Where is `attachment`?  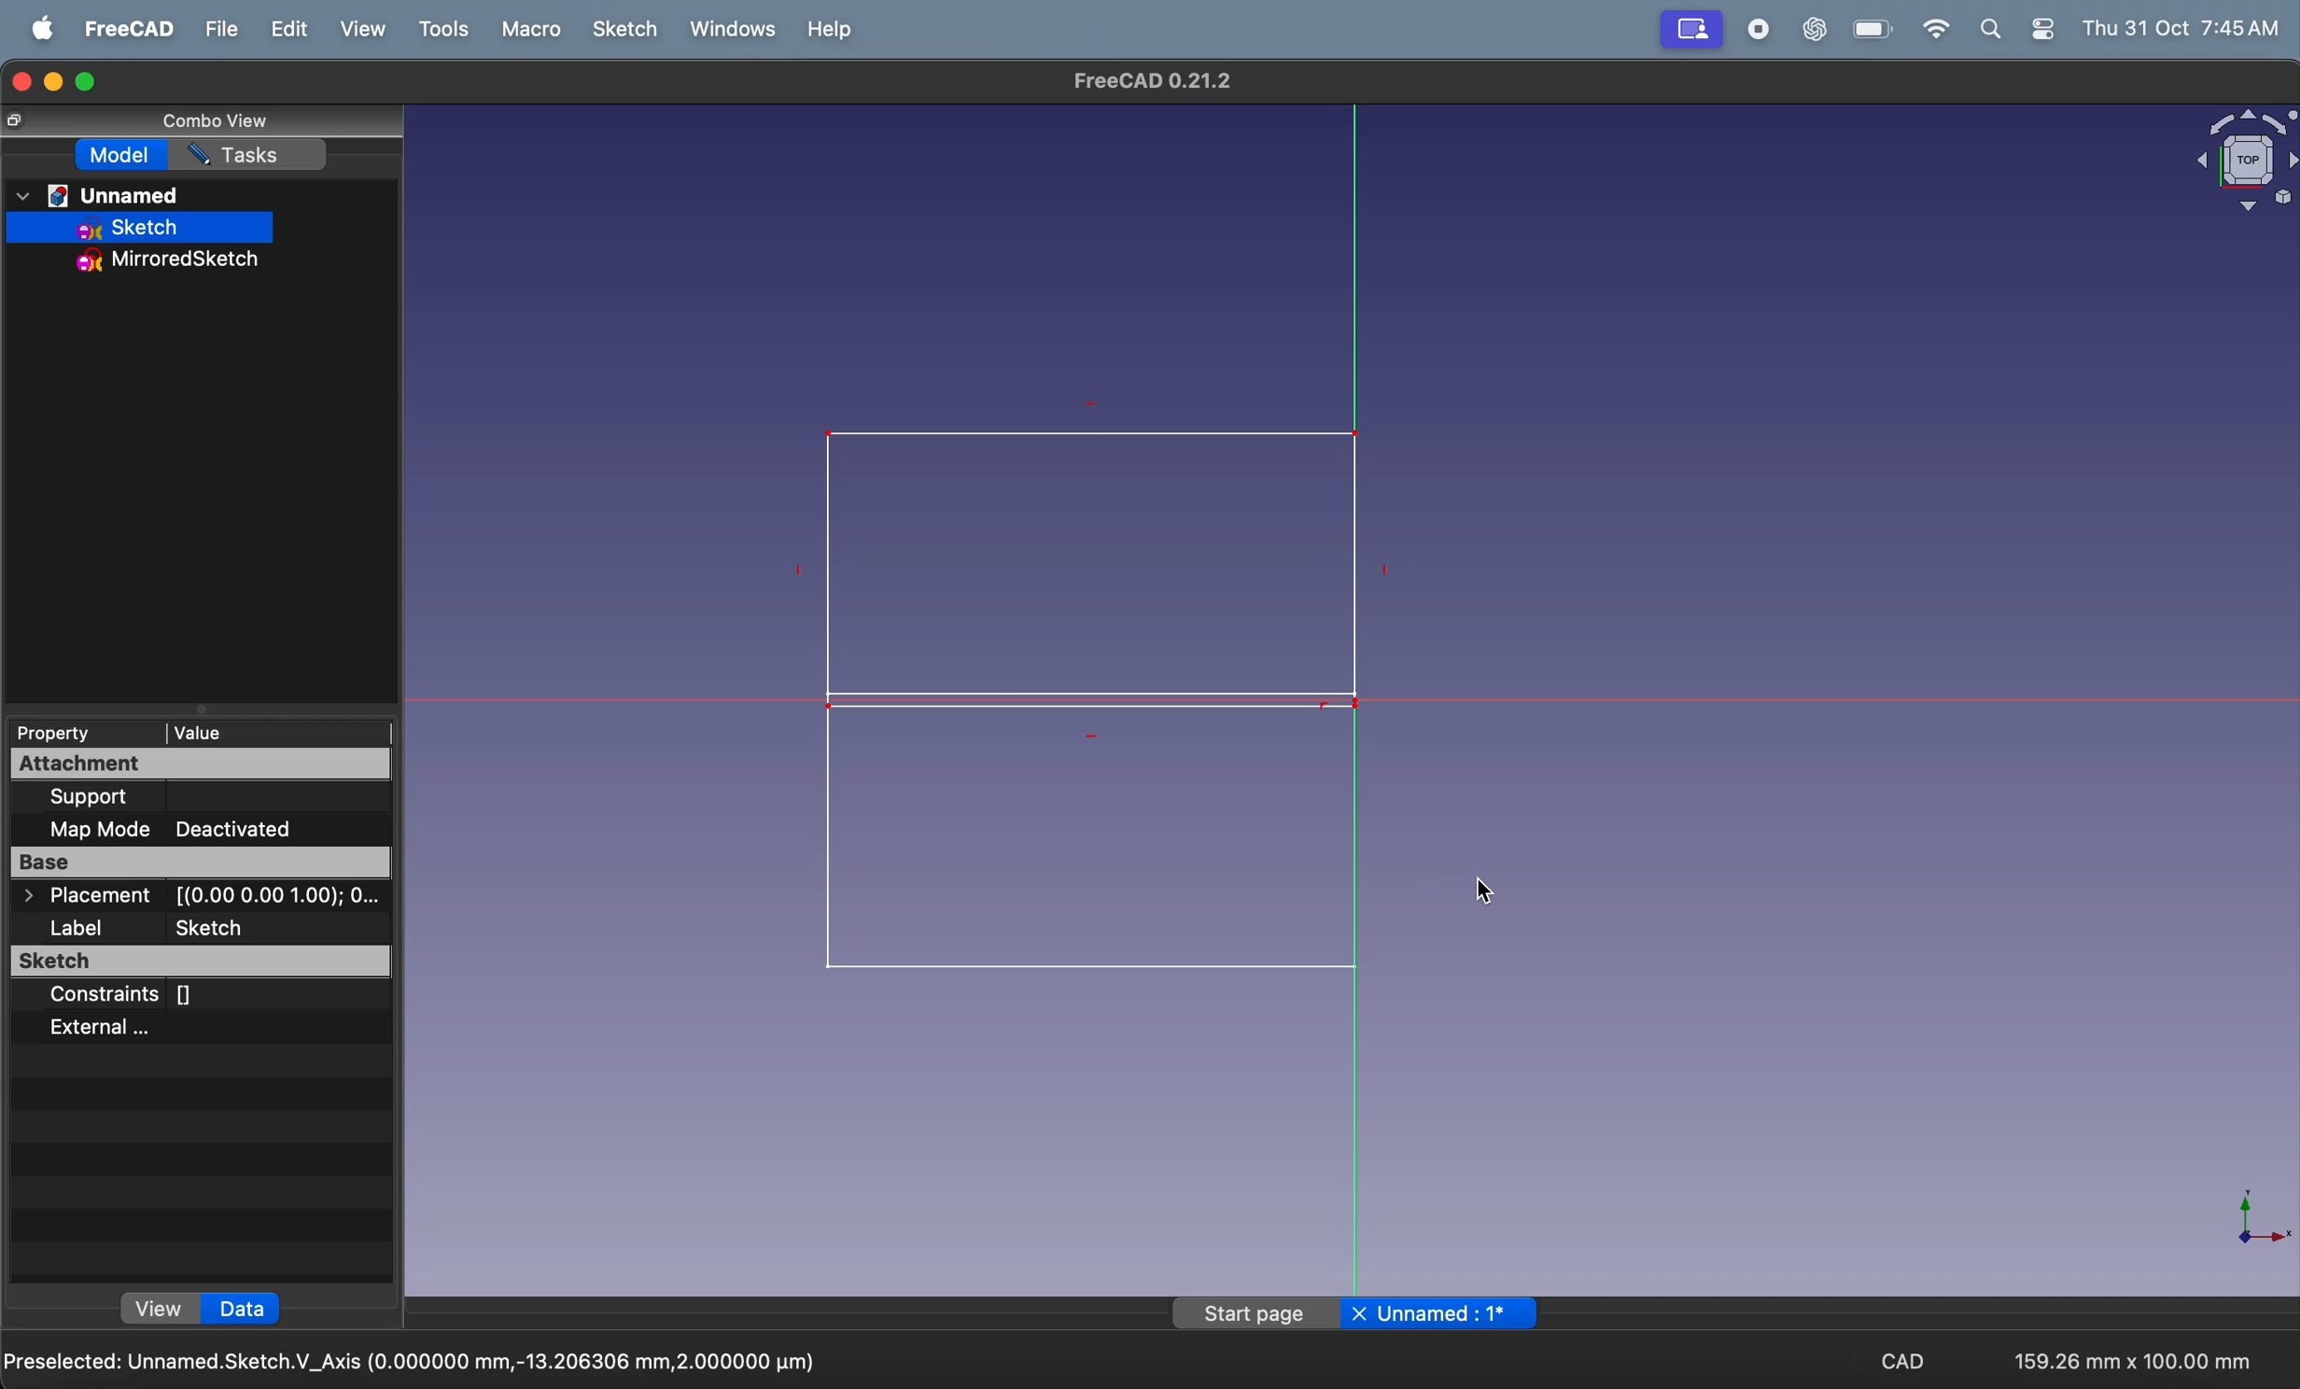
attachment is located at coordinates (202, 763).